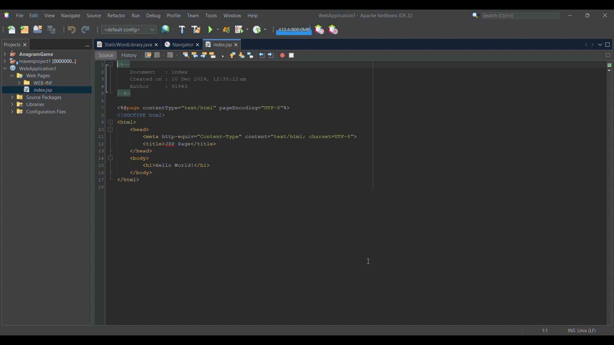 The image size is (614, 345). Describe the element at coordinates (129, 29) in the screenshot. I see `Configuration options` at that location.